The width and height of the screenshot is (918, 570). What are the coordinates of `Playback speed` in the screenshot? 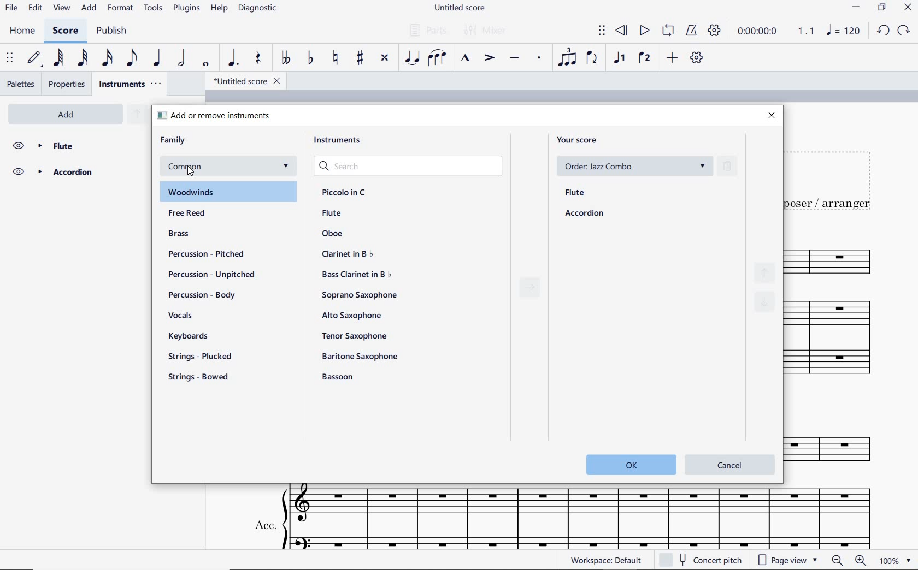 It's located at (807, 31).